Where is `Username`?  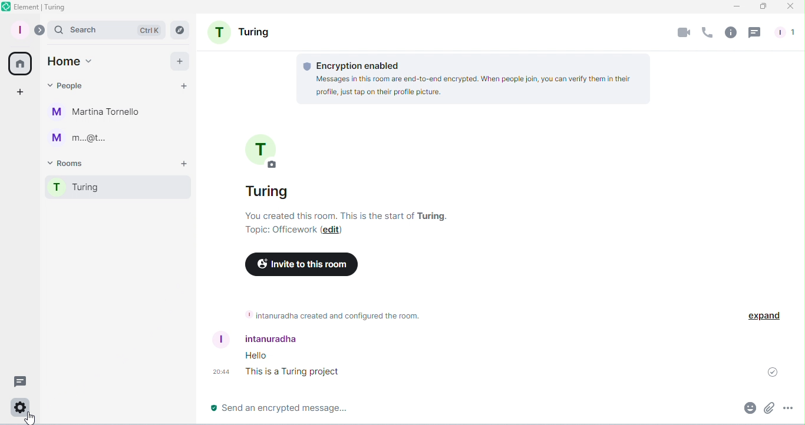
Username is located at coordinates (259, 338).